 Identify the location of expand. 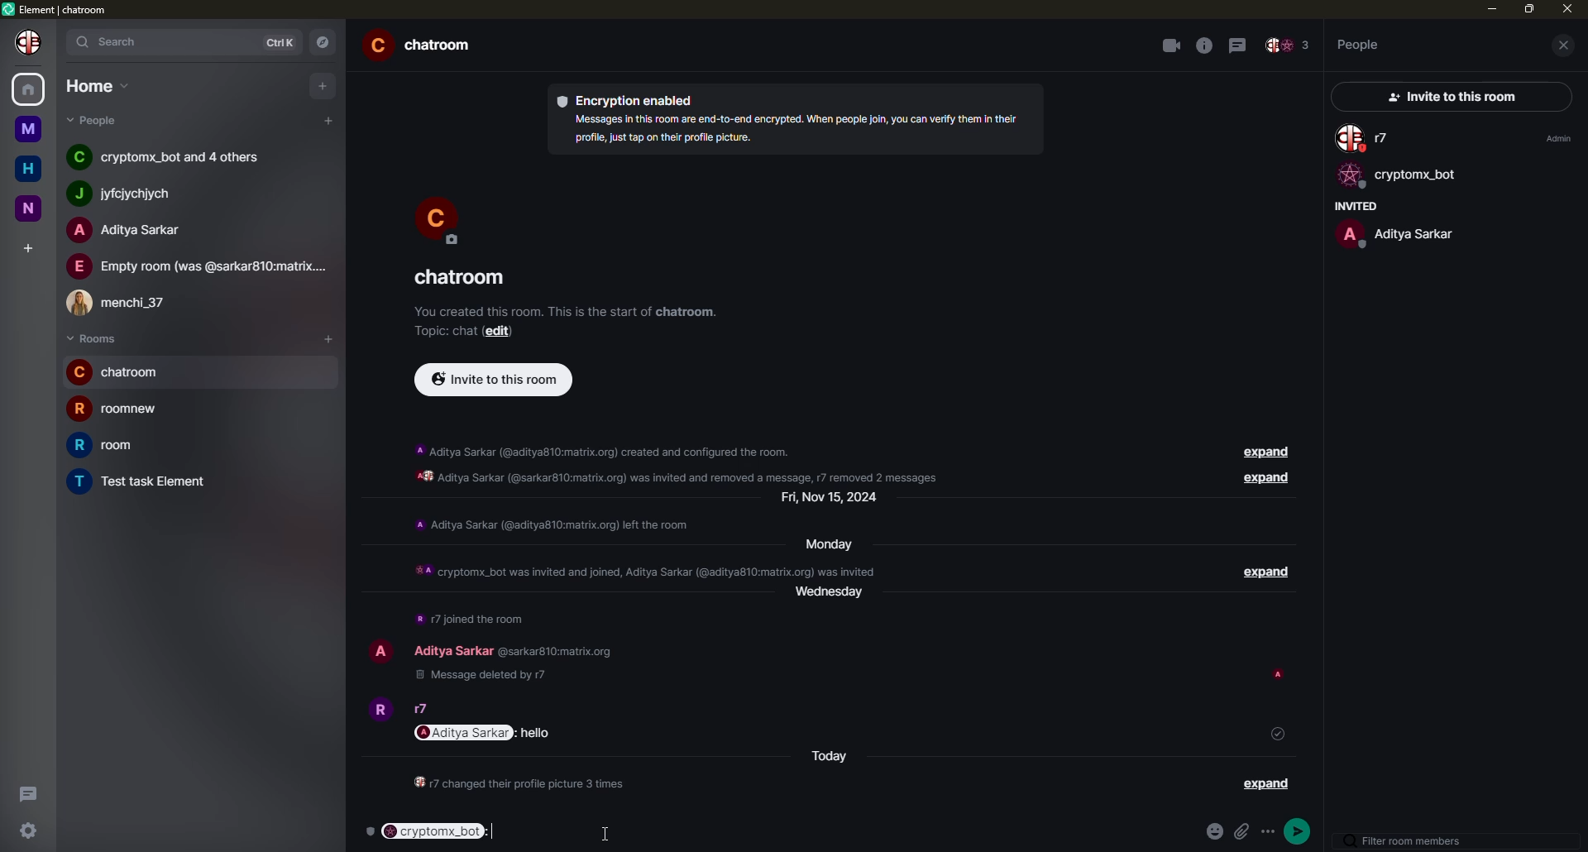
(1260, 480).